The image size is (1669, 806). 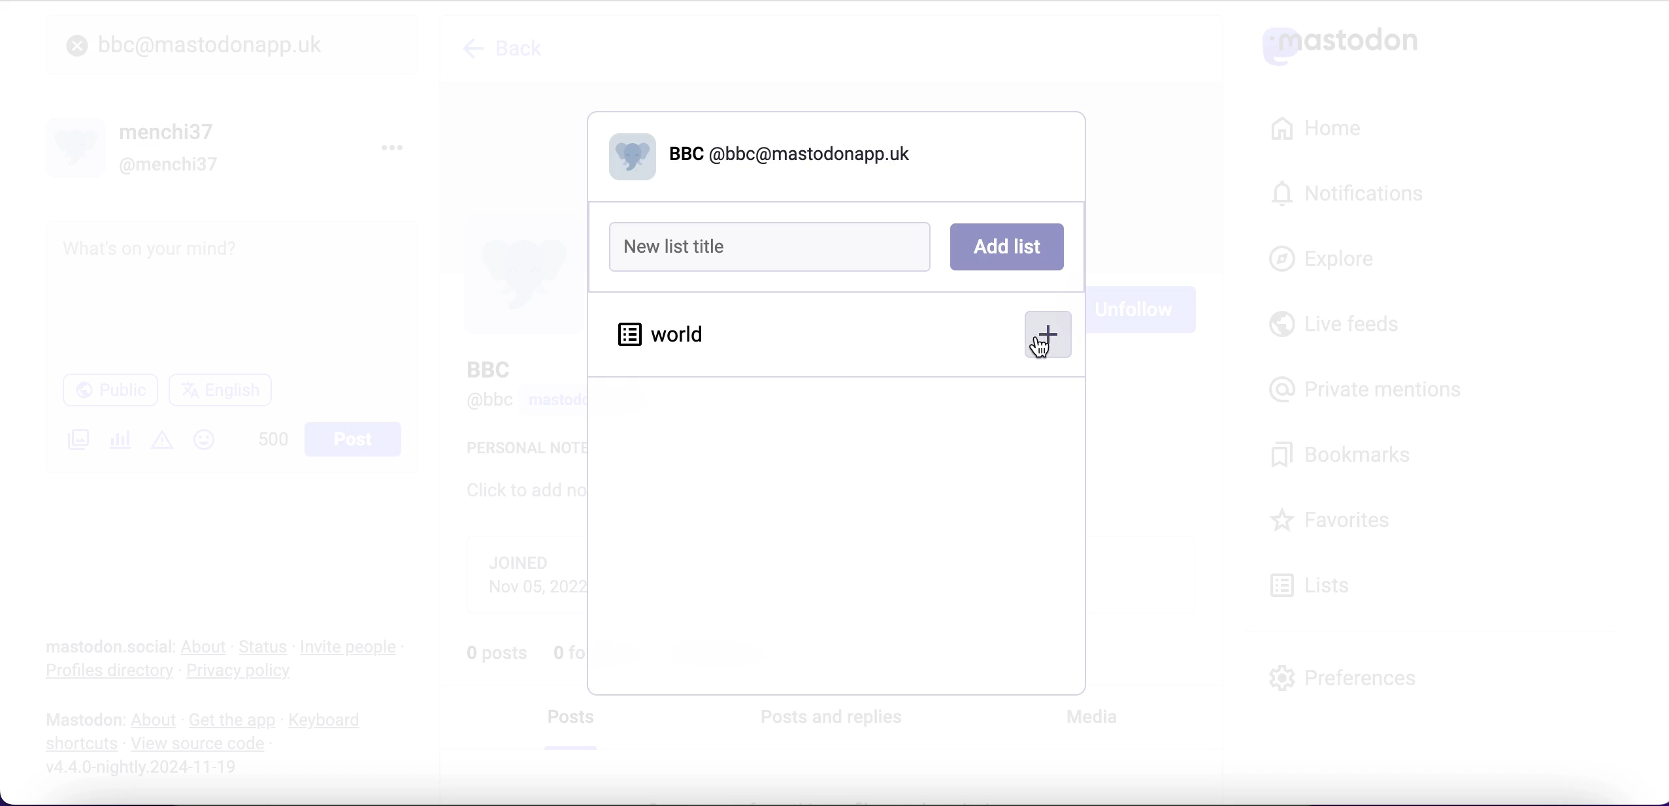 What do you see at coordinates (1314, 129) in the screenshot?
I see `home` at bounding box center [1314, 129].